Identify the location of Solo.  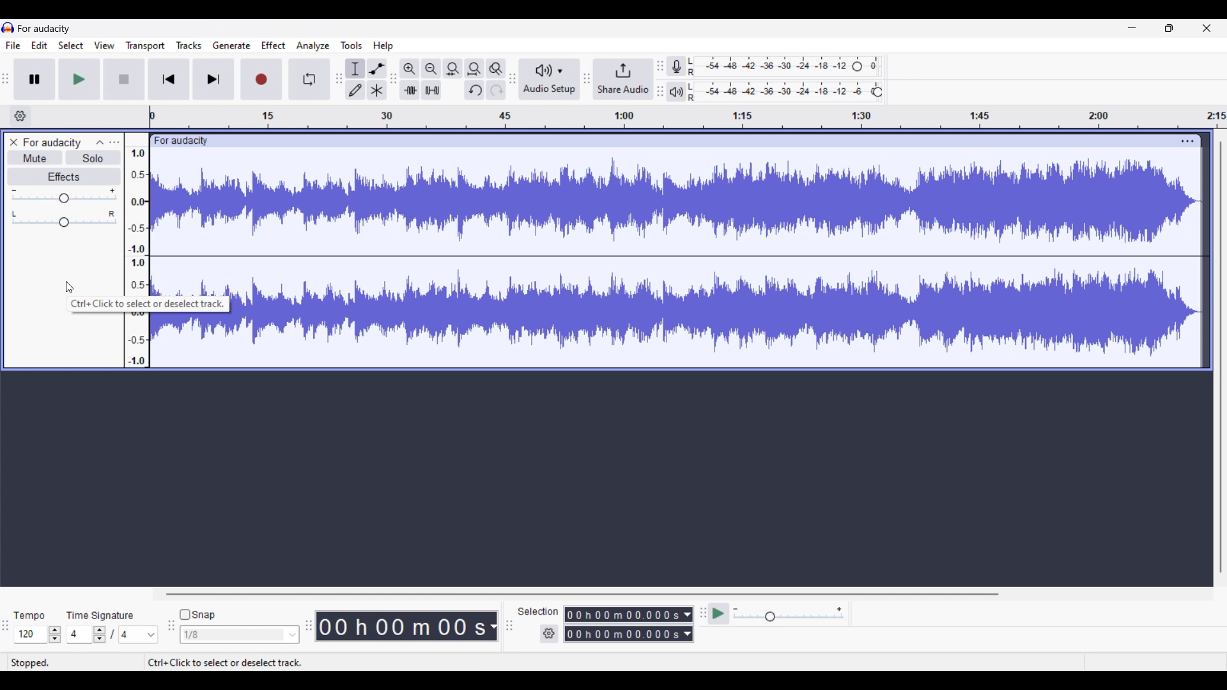
(93, 158).